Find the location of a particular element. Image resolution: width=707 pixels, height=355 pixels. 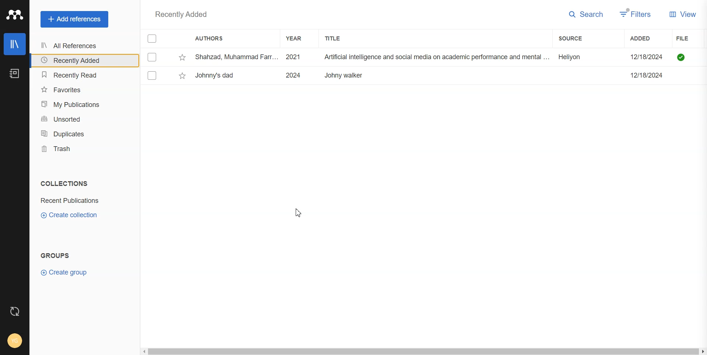

Search is located at coordinates (586, 15).